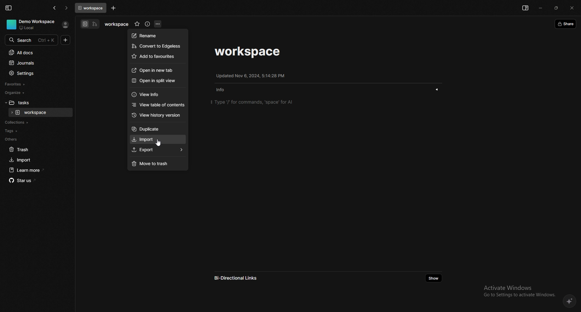 This screenshot has width=581, height=312. Describe the element at coordinates (517, 290) in the screenshot. I see `Activate Windows
Go to Settings to activate Windows.` at that location.